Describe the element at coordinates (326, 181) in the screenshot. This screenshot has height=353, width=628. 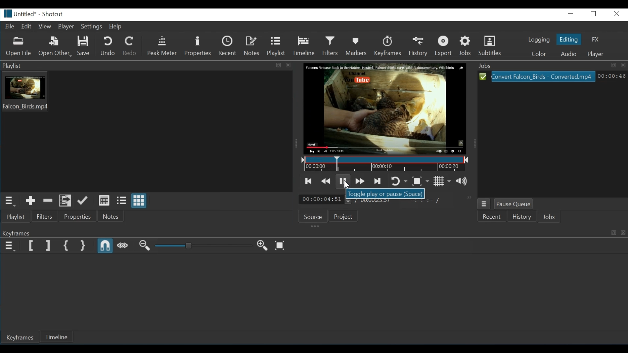
I see `Play quickly backwards` at that location.